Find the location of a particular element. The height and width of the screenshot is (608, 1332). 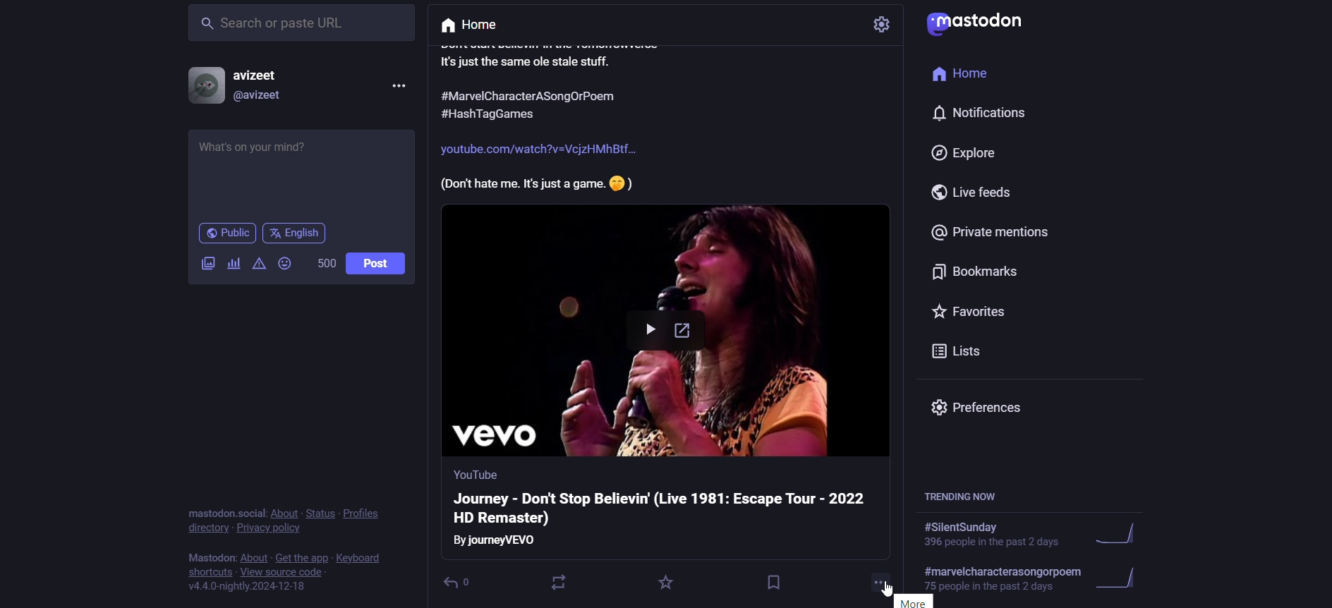

text is located at coordinates (226, 512).